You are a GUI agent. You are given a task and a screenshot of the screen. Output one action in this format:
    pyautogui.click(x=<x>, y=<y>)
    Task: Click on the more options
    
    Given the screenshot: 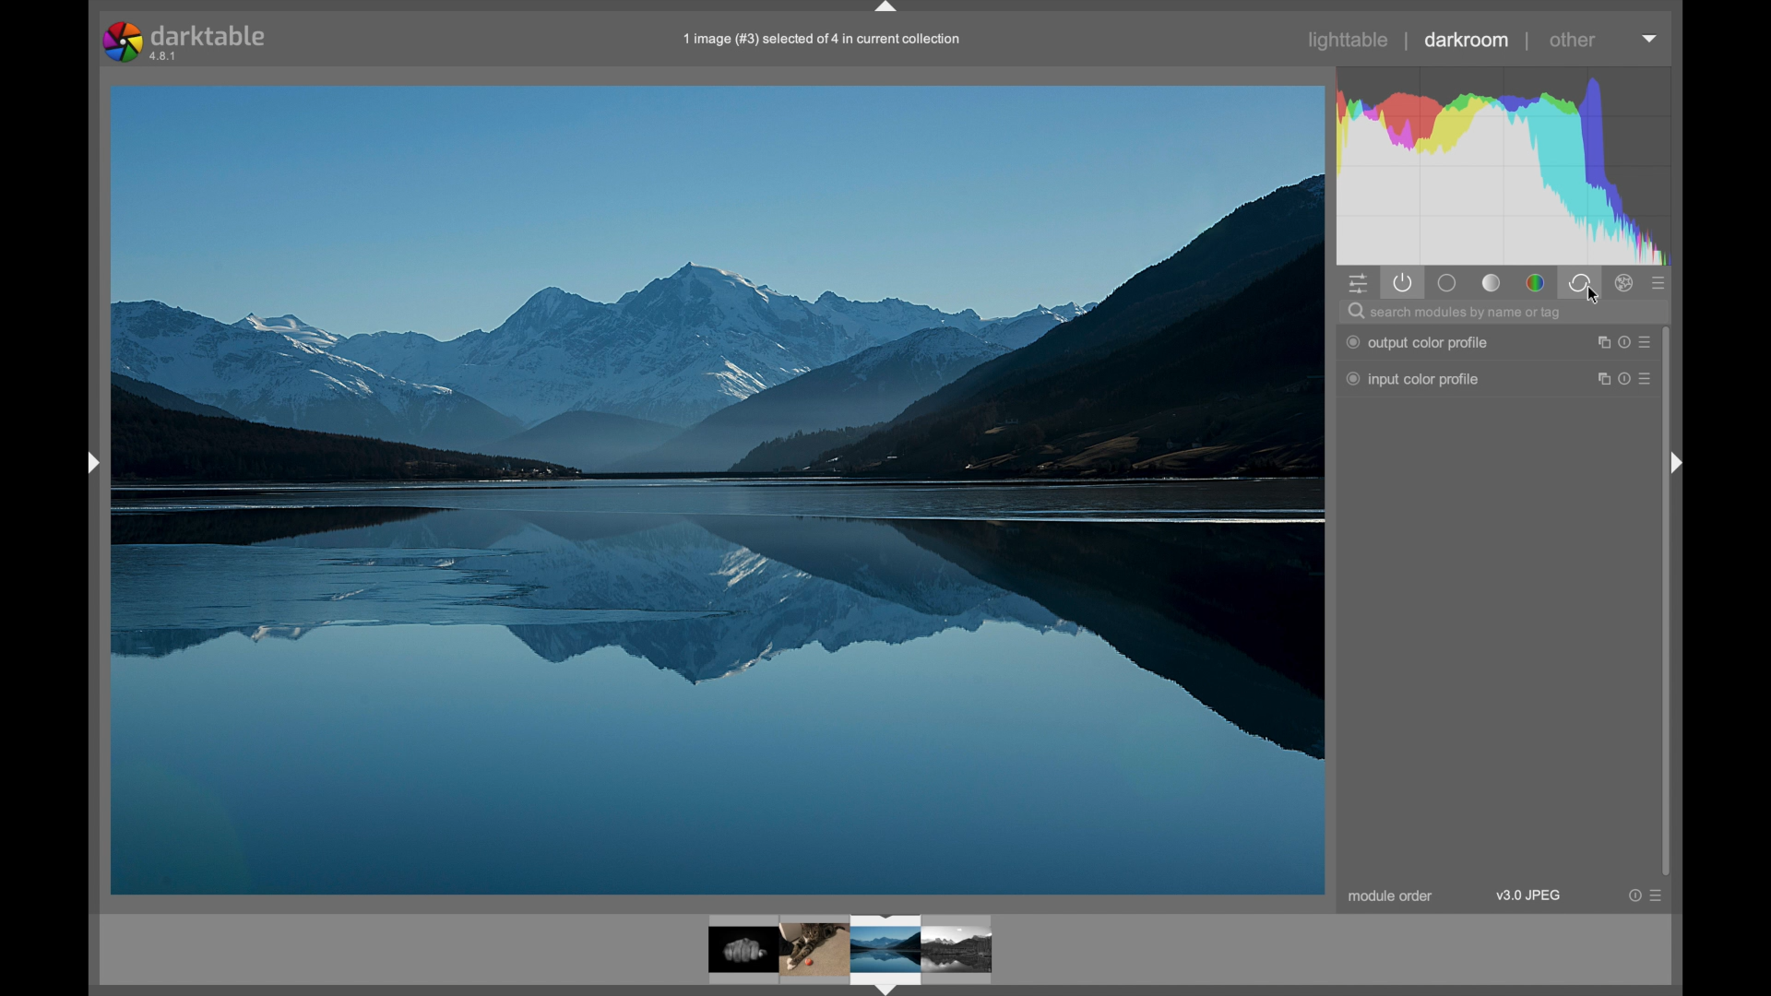 What is the action you would take?
    pyautogui.click(x=1645, y=895)
    